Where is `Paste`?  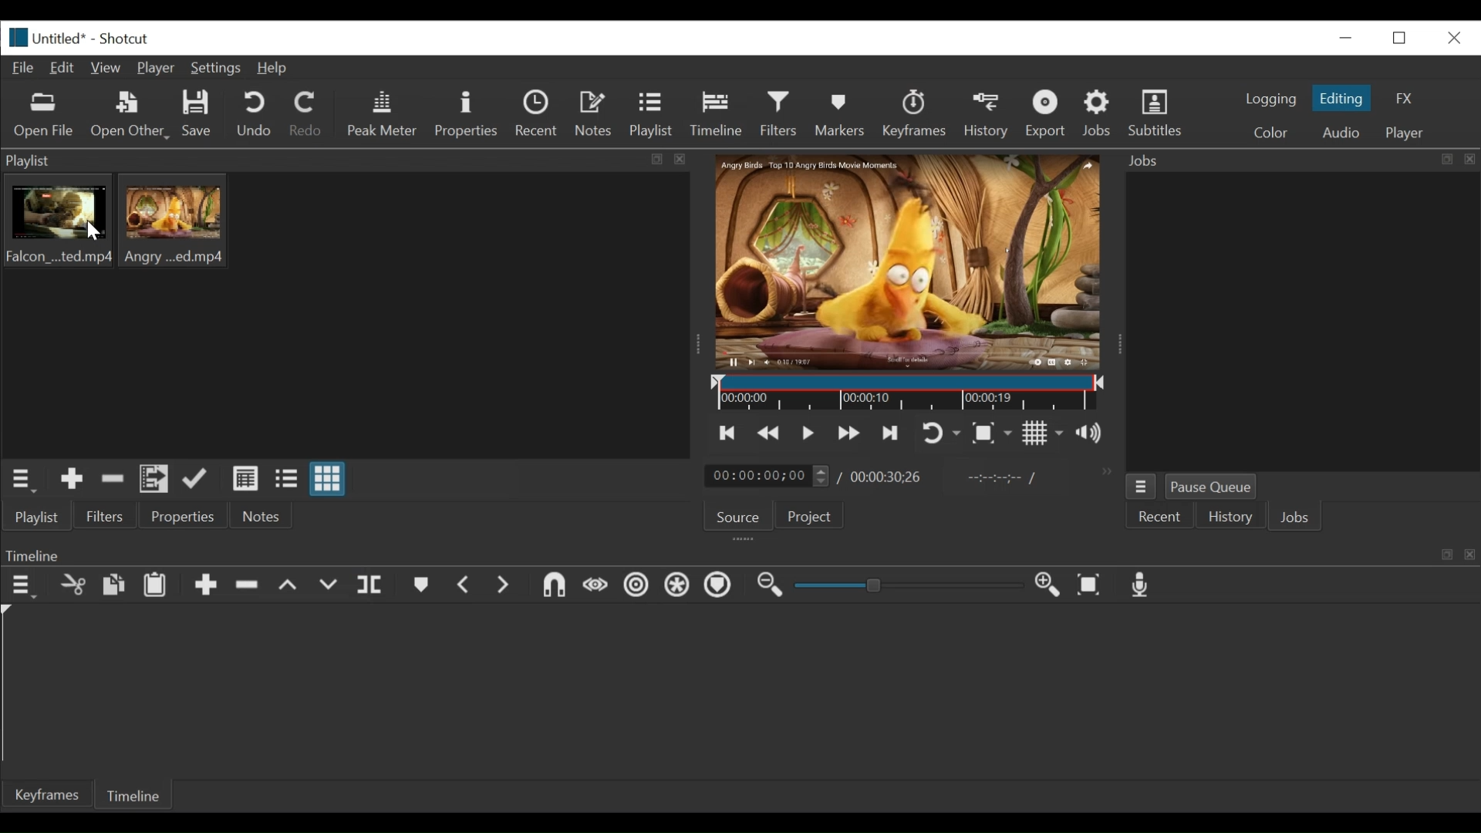 Paste is located at coordinates (160, 587).